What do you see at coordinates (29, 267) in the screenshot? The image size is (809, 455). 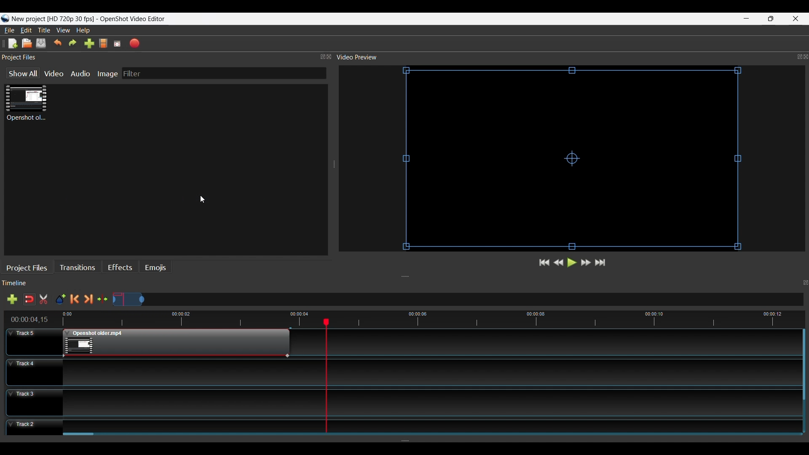 I see `Project Files` at bounding box center [29, 267].